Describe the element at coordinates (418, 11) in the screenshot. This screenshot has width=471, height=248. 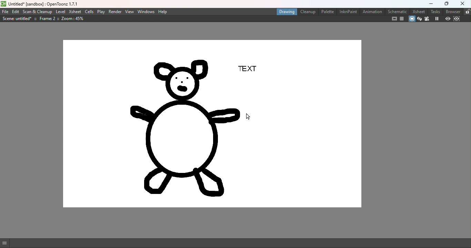
I see `Xsheet` at that location.